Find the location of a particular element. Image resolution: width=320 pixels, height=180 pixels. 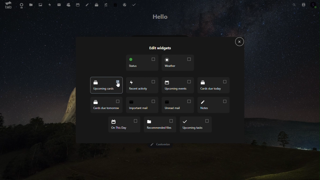

Activity is located at coordinates (50, 4).